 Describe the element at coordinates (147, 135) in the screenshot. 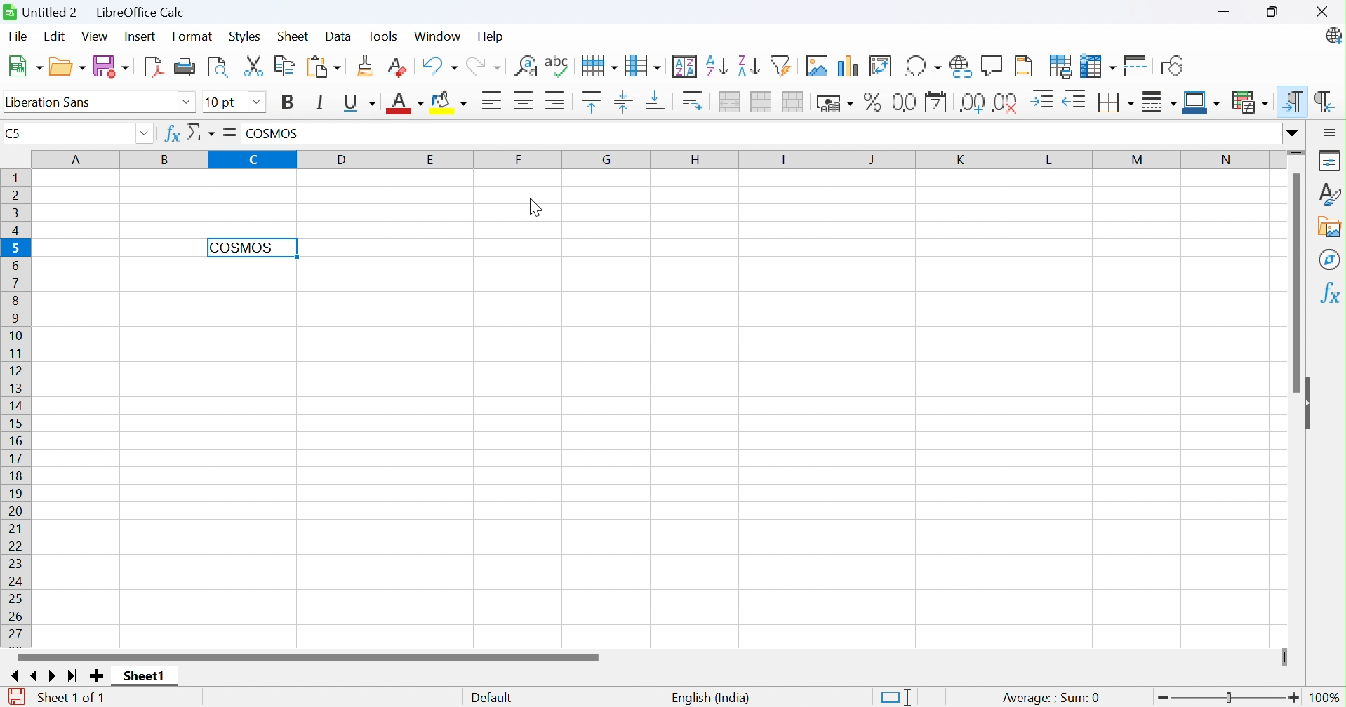

I see `Drop down` at that location.